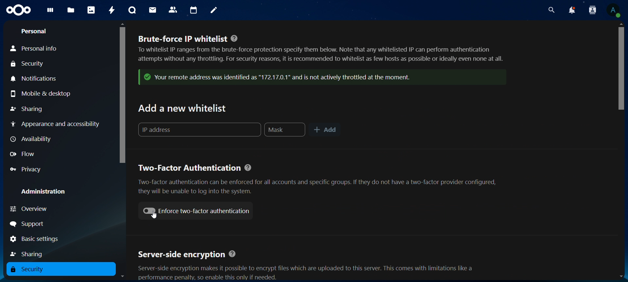  I want to click on notifications, so click(573, 11).